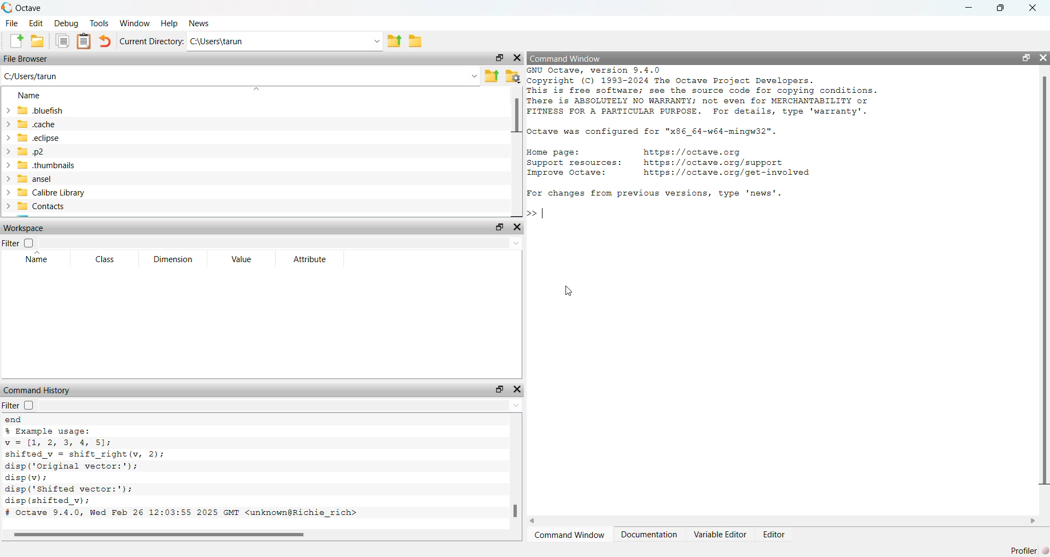 The image size is (1050, 557). I want to click on ansel, so click(43, 179).